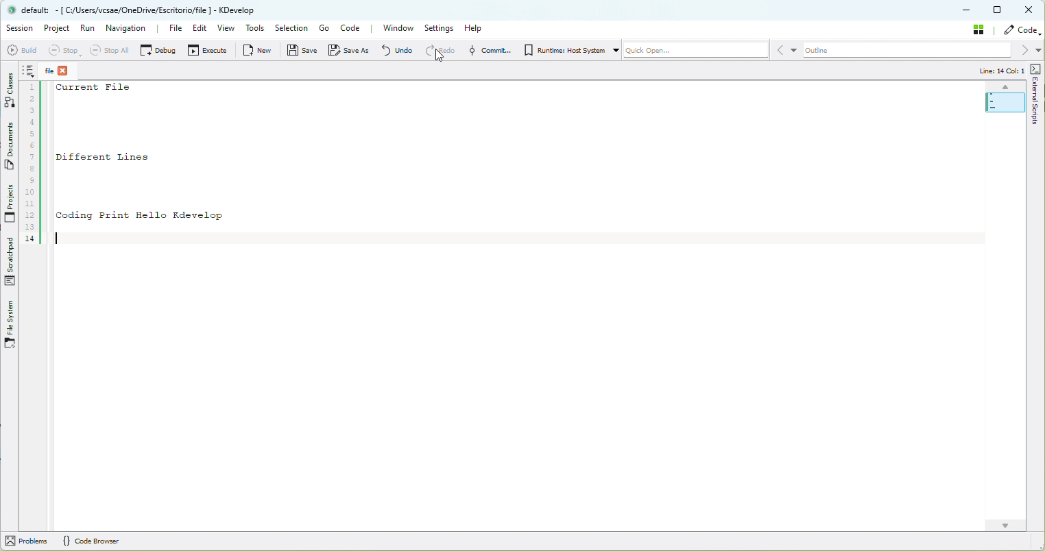 The height and width of the screenshot is (551, 1045). Describe the element at coordinates (12, 323) in the screenshot. I see `Files System` at that location.